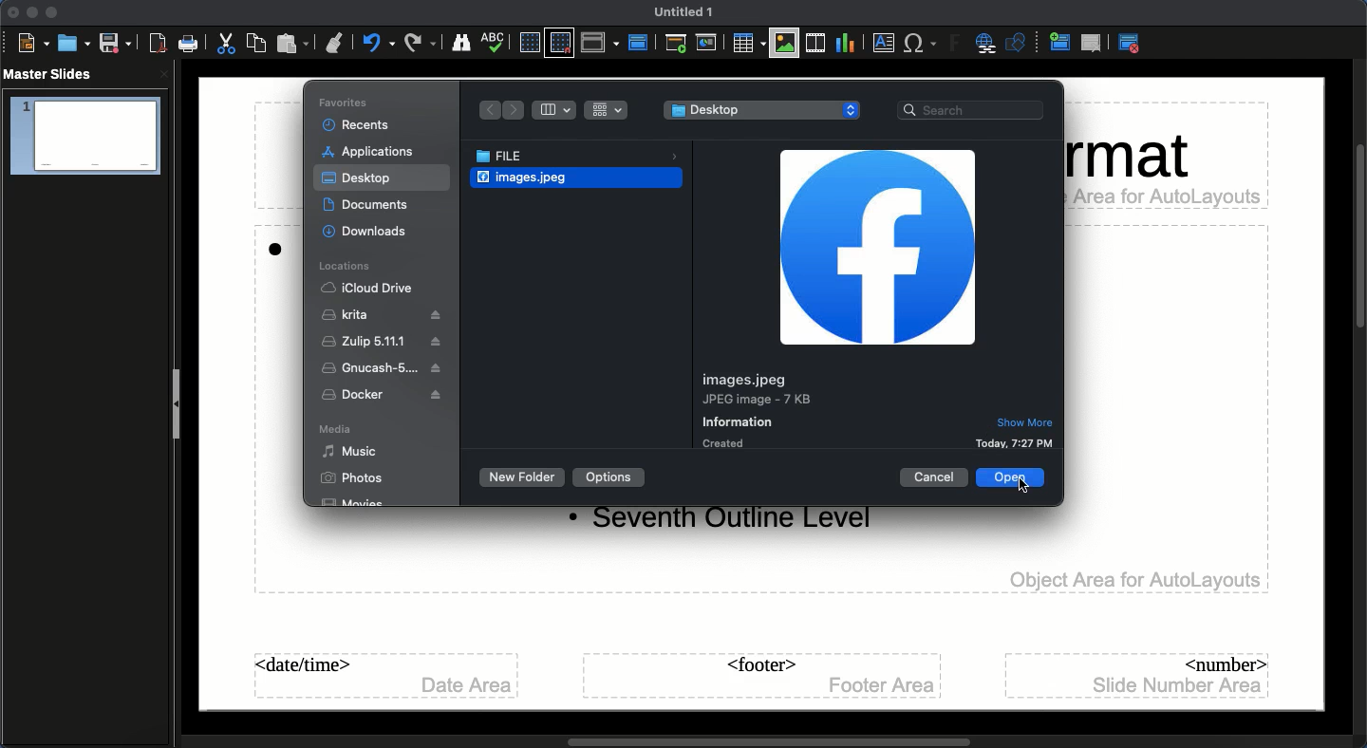 The height and width of the screenshot is (748, 1367). I want to click on Master slide title, so click(875, 248).